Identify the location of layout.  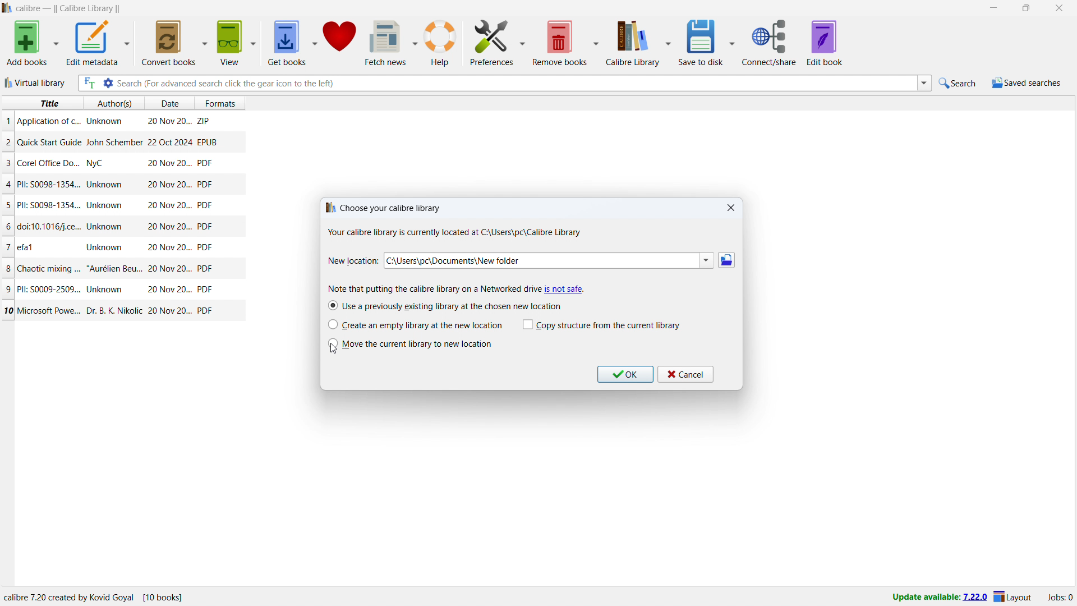
(1013, 598).